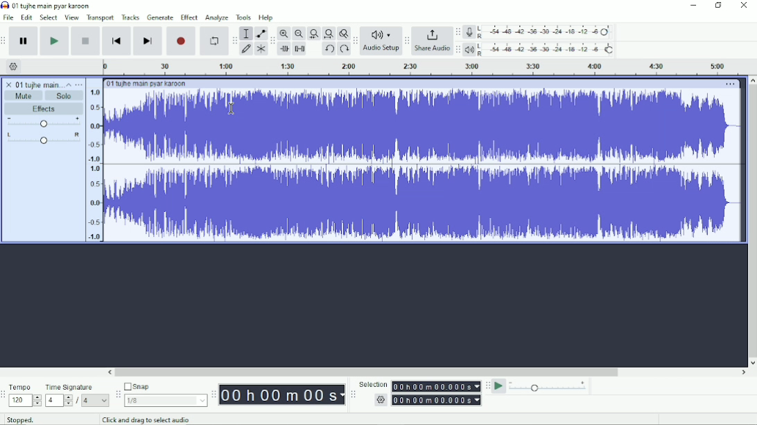  I want to click on Stopped, so click(21, 419).